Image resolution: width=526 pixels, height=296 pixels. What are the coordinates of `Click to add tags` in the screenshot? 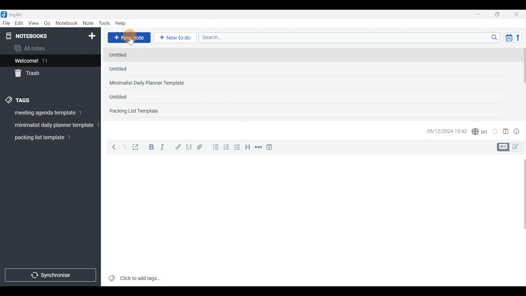 It's located at (134, 280).